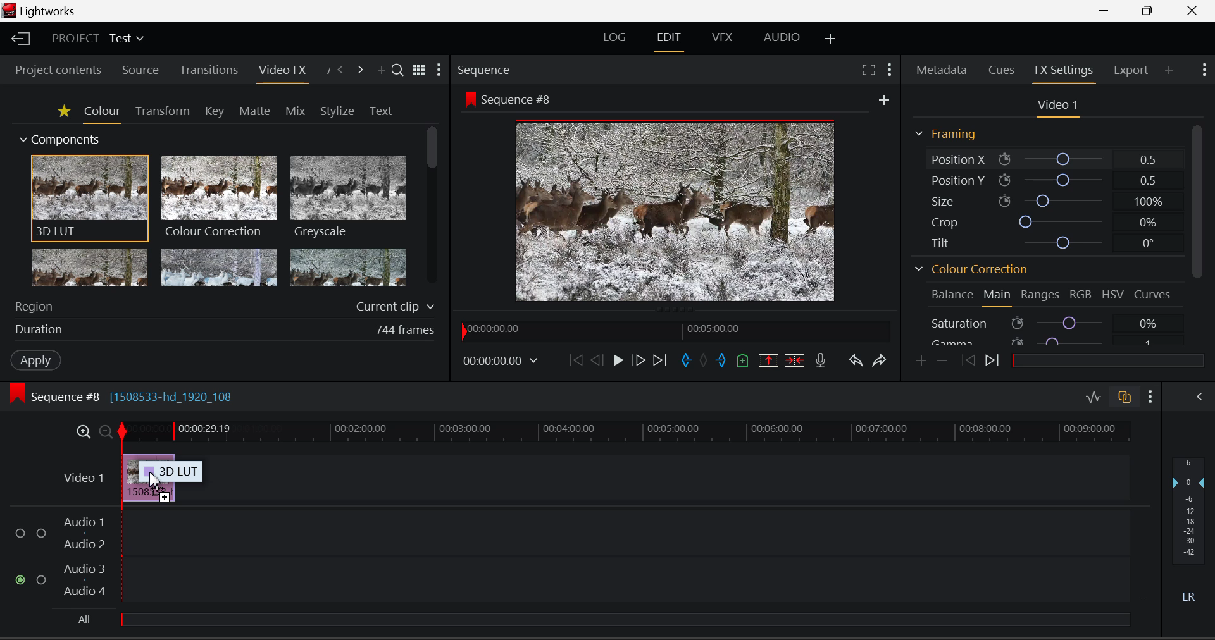 The width and height of the screenshot is (1215, 640). What do you see at coordinates (1197, 11) in the screenshot?
I see `Close` at bounding box center [1197, 11].